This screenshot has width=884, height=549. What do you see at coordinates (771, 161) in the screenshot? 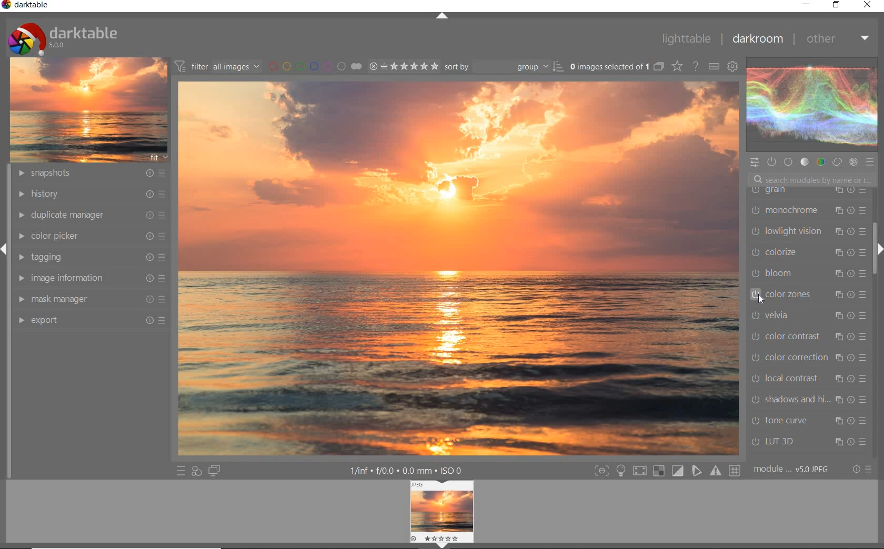
I see `SHOW ONLY ACTIVE MODULES` at bounding box center [771, 161].